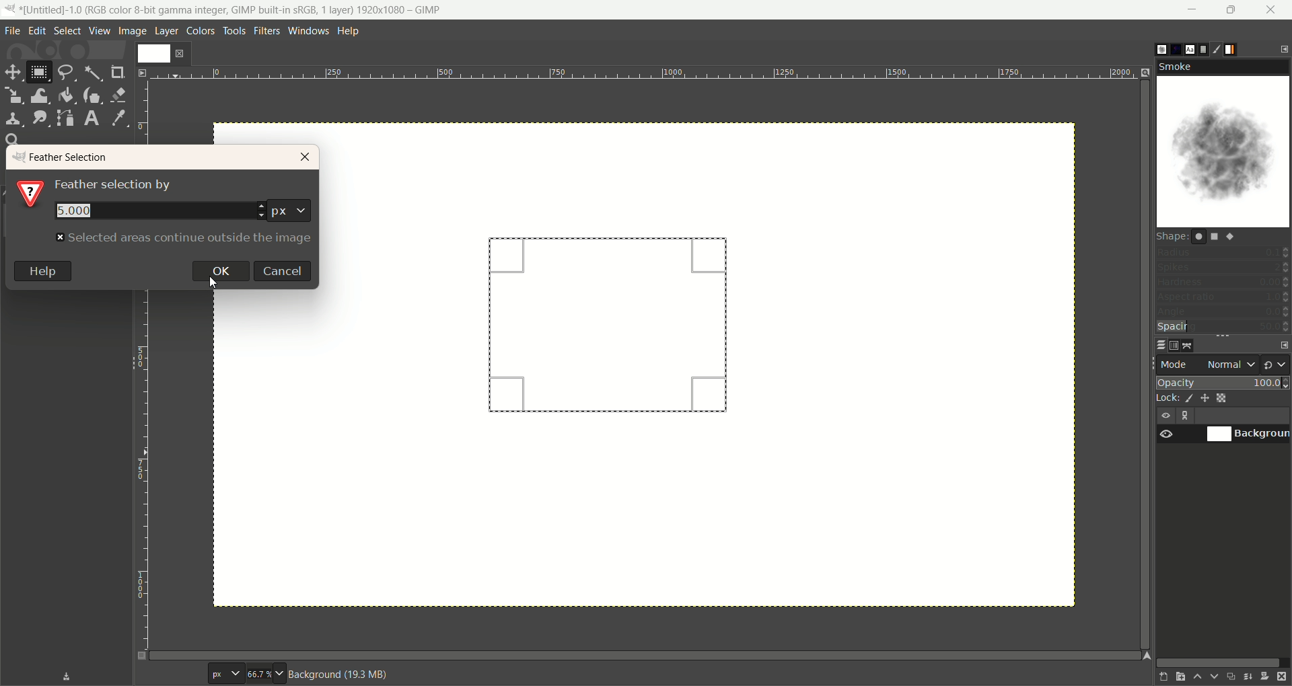  I want to click on close, so click(1272, 10).